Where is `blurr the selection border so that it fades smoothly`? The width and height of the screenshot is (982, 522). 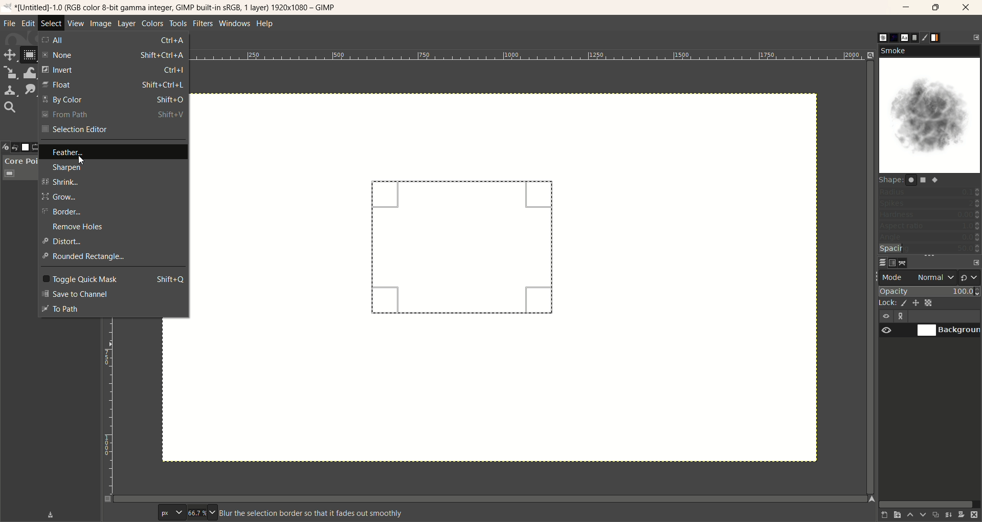 blurr the selection border so that it fades smoothly is located at coordinates (336, 514).